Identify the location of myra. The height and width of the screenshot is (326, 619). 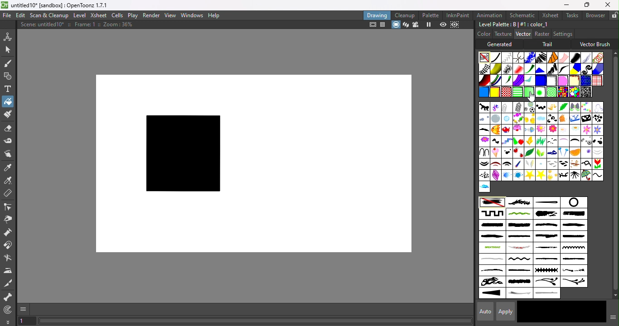
(552, 152).